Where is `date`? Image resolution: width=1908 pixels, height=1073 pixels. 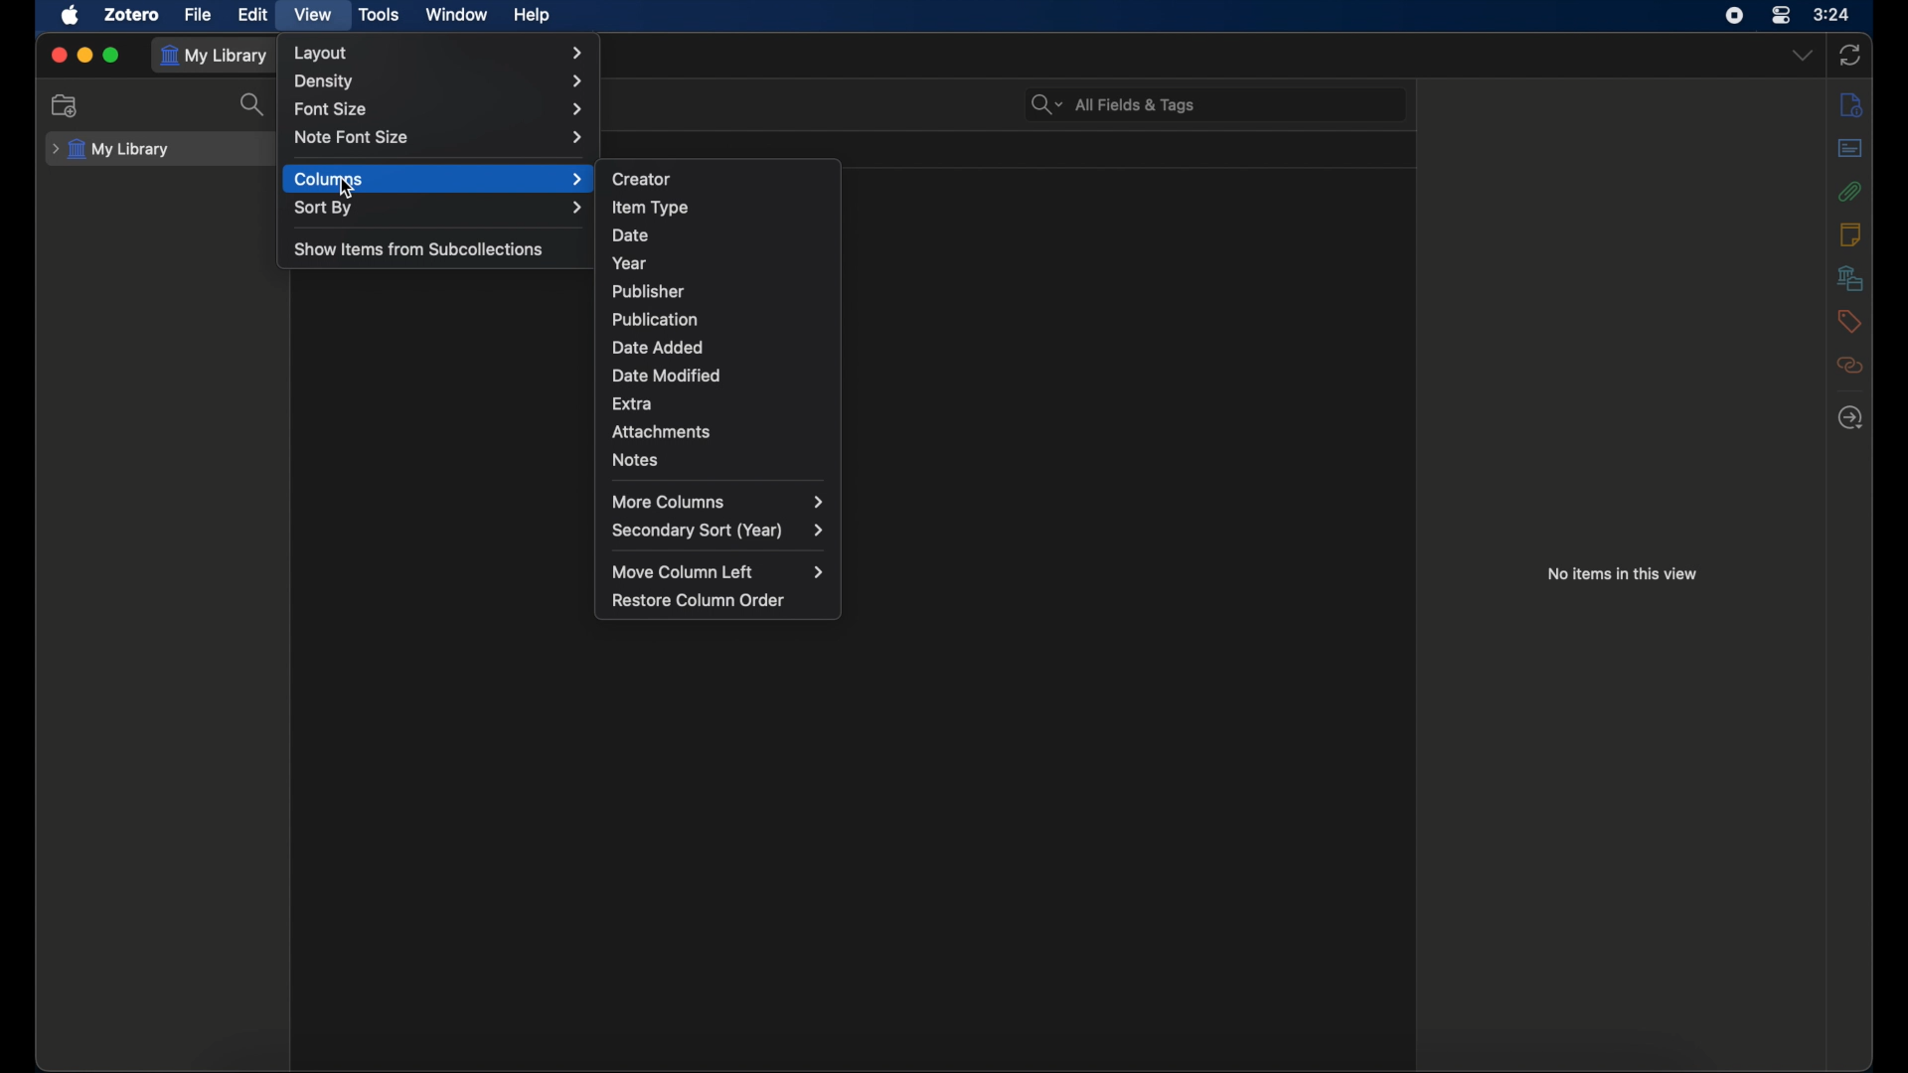
date is located at coordinates (633, 235).